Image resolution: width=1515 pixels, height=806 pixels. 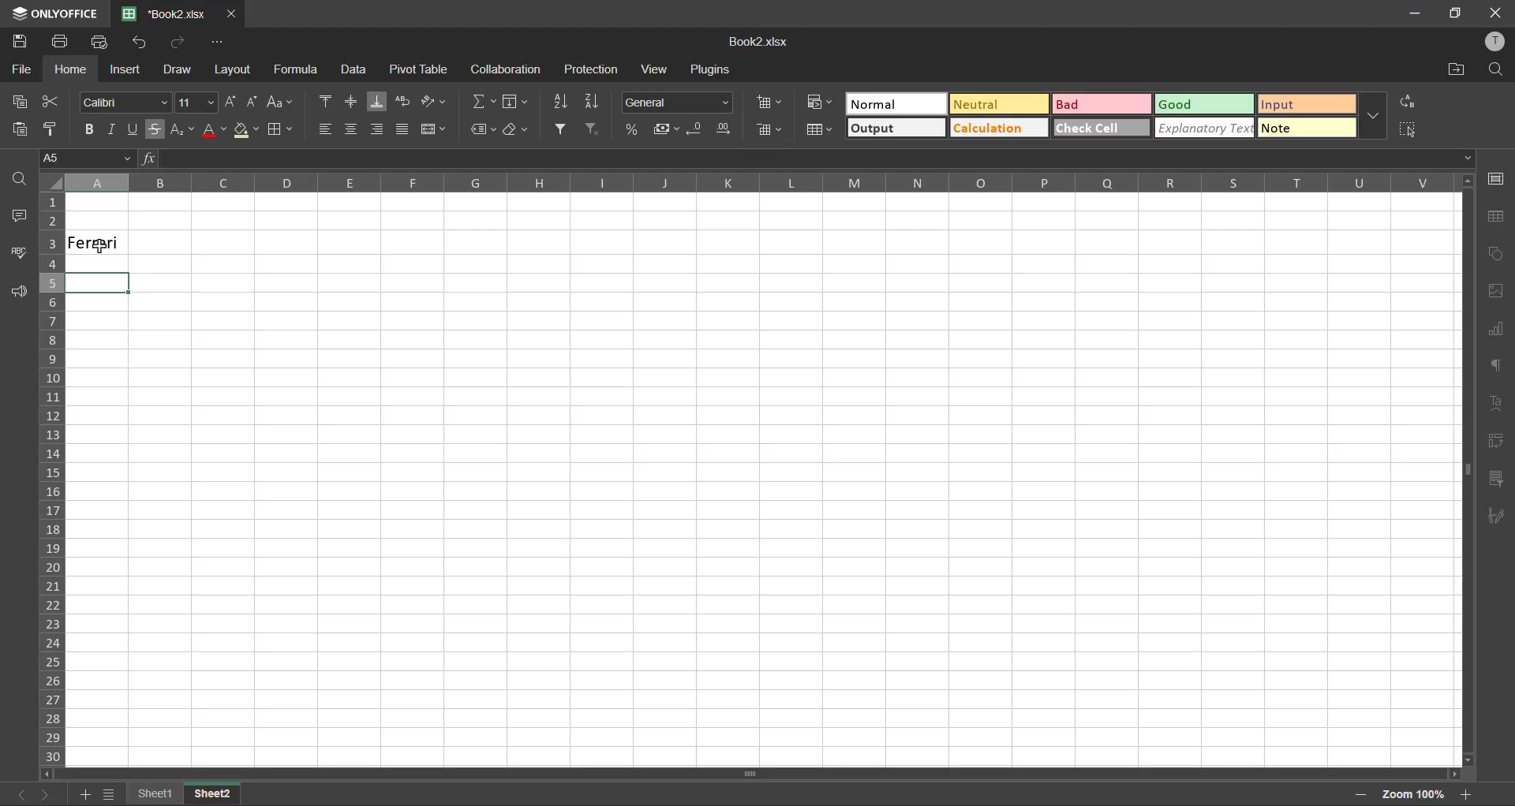 I want to click on redo, so click(x=182, y=42).